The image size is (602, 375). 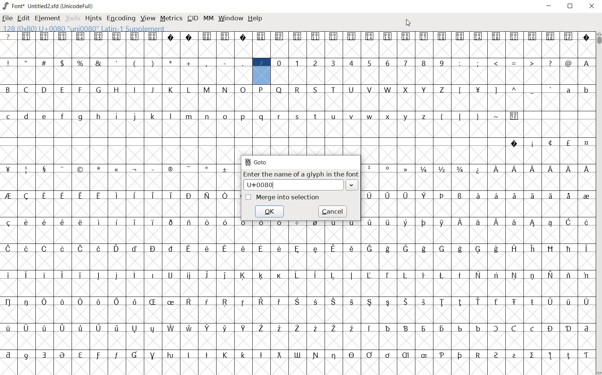 I want to click on glyph, so click(x=153, y=222).